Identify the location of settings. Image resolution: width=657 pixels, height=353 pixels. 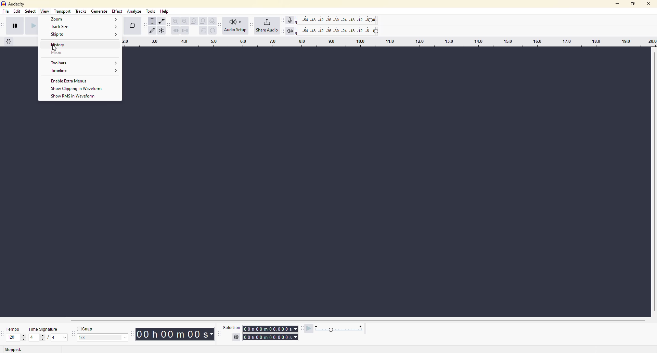
(237, 337).